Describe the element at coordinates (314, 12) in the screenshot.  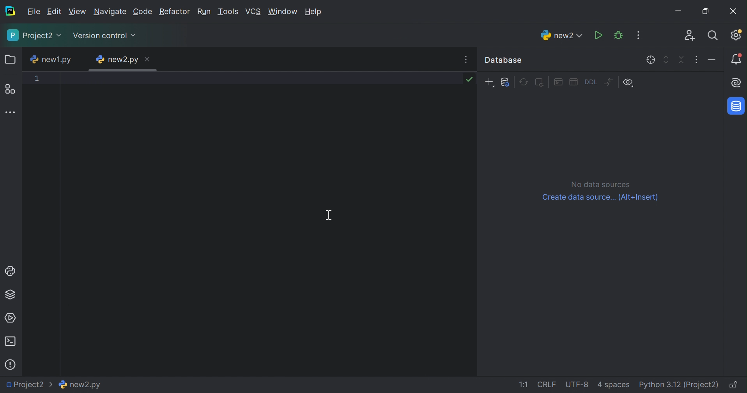
I see `Help` at that location.